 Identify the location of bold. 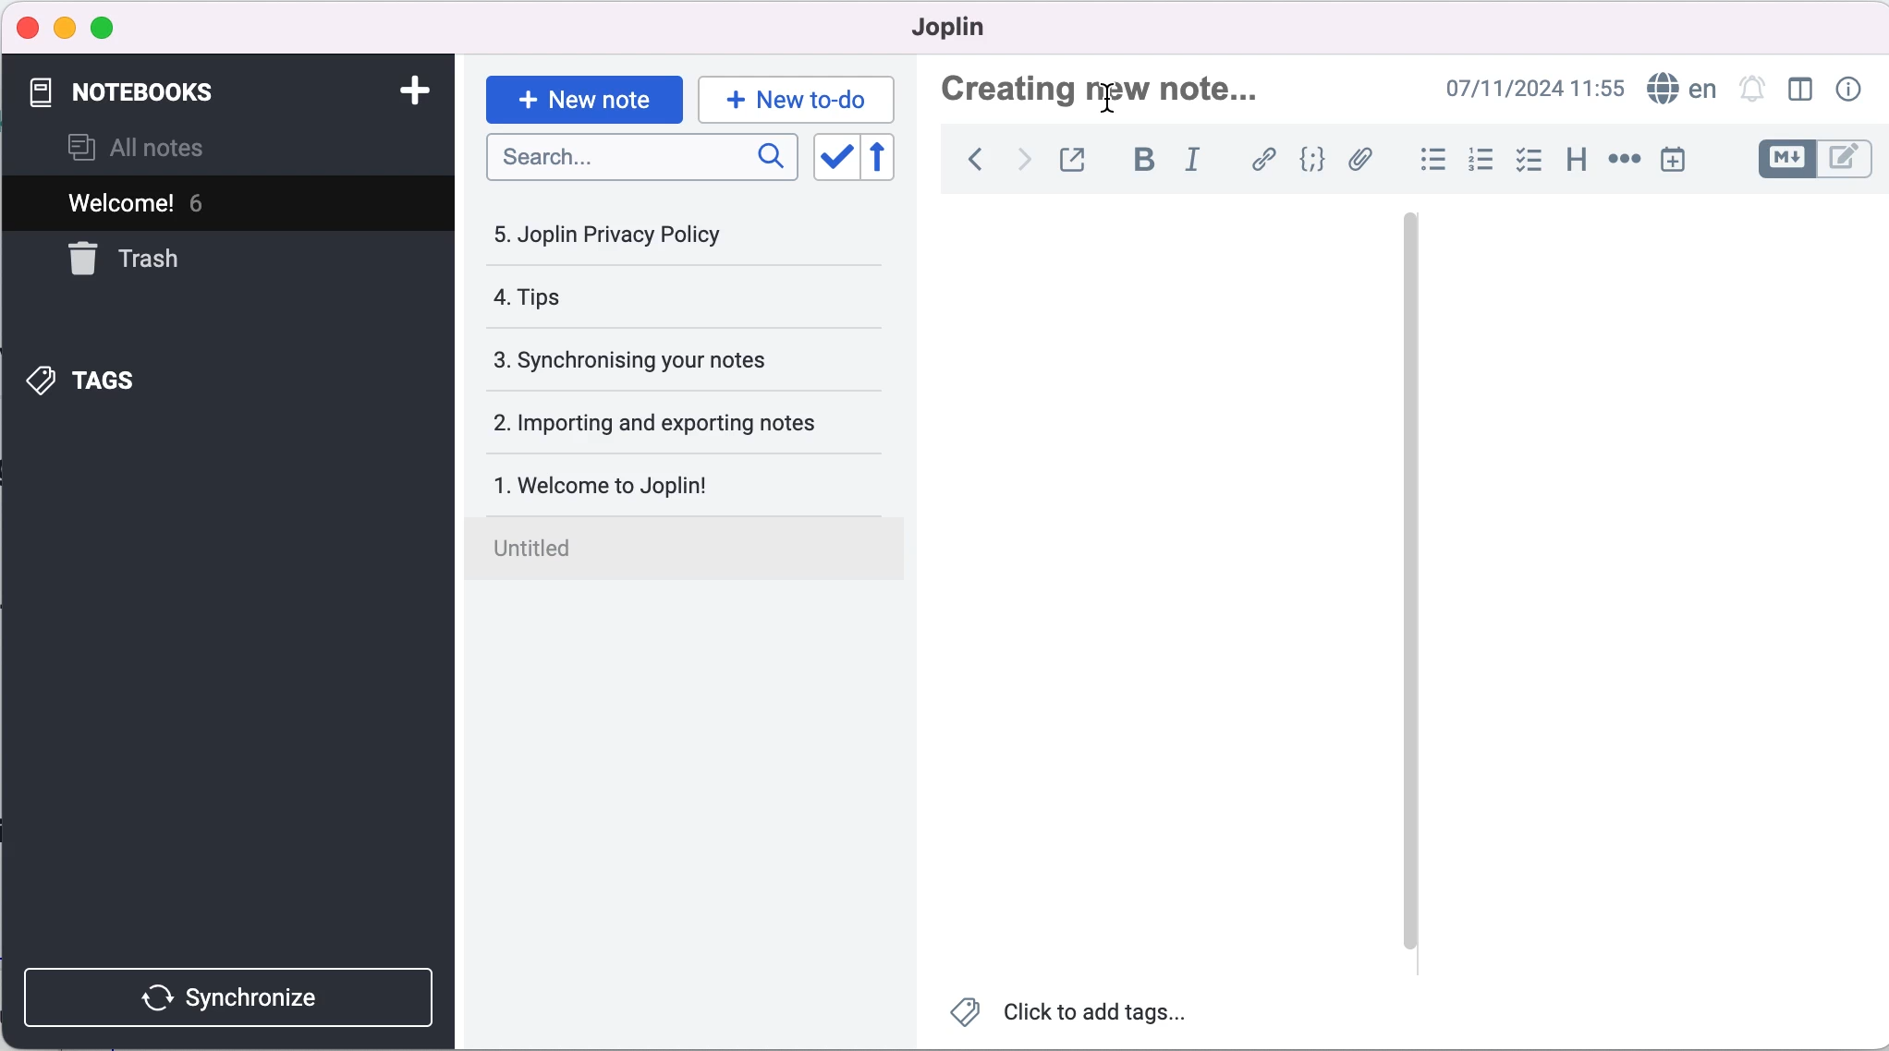
(1139, 163).